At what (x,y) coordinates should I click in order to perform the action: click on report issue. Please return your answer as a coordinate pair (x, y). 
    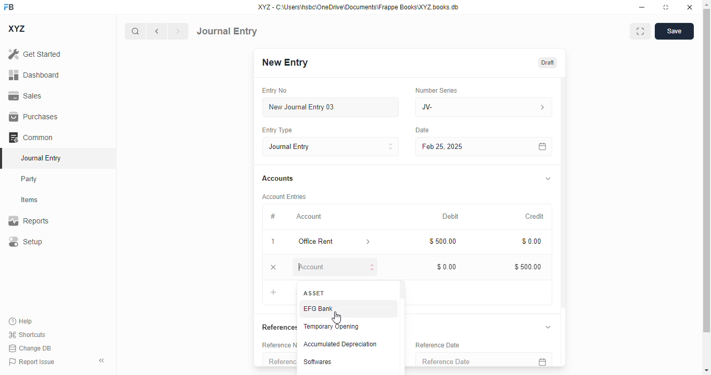
    Looking at the image, I should click on (32, 362).